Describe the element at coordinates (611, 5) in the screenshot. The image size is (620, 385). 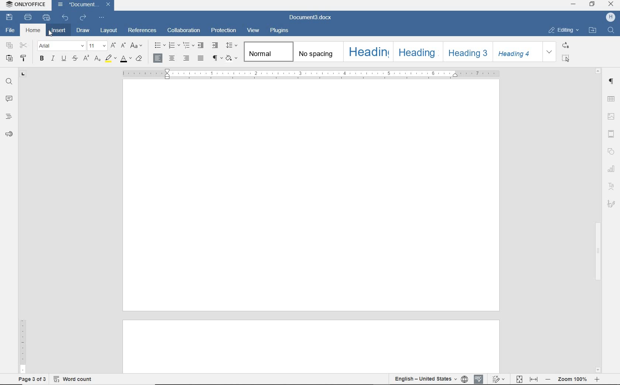
I see `CLOSE` at that location.